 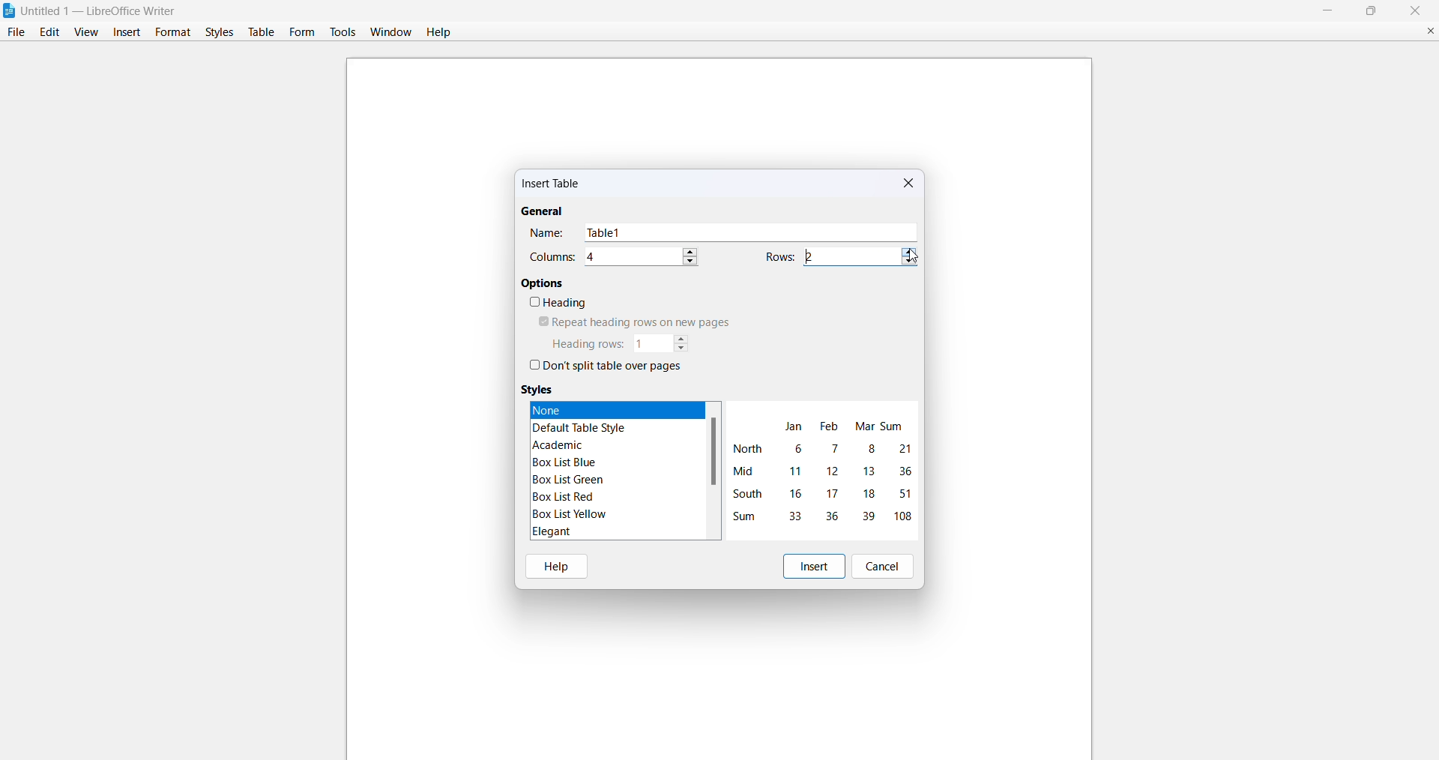 I want to click on box list green, so click(x=570, y=480).